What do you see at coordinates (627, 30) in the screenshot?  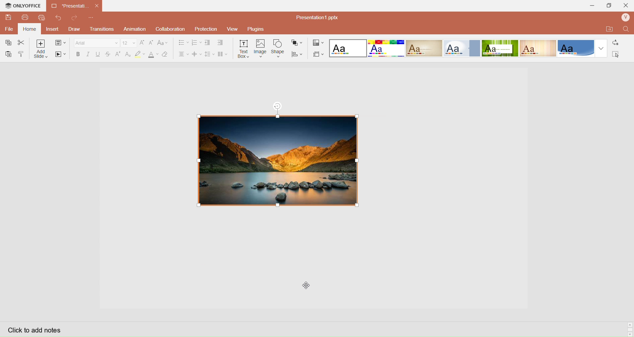 I see `Find` at bounding box center [627, 30].